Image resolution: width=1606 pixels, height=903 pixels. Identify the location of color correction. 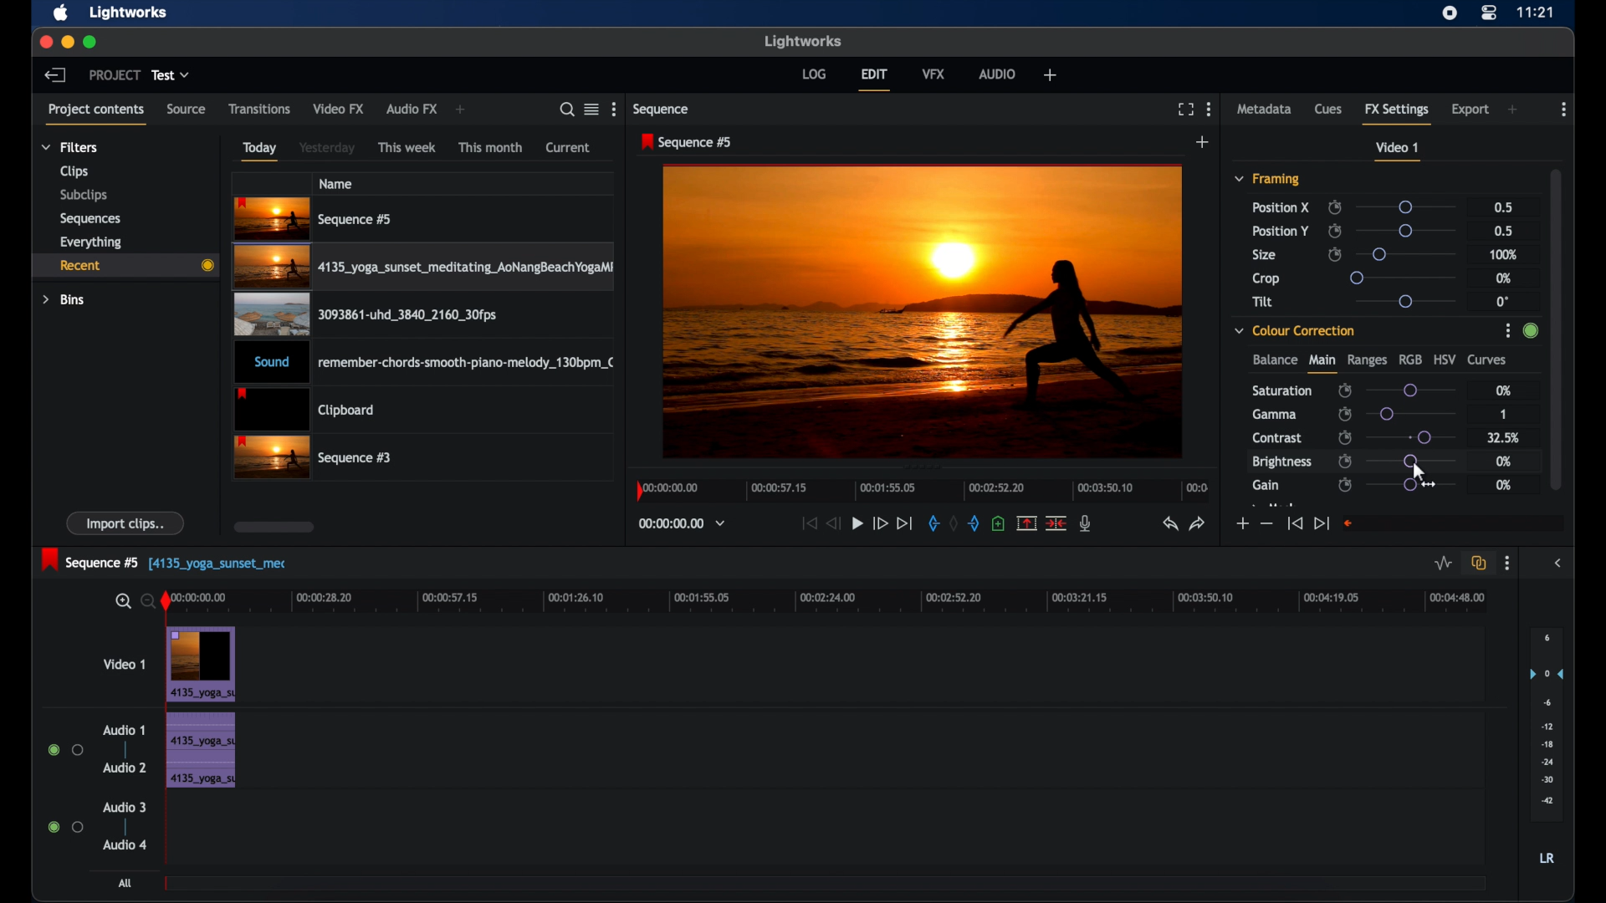
(1295, 330).